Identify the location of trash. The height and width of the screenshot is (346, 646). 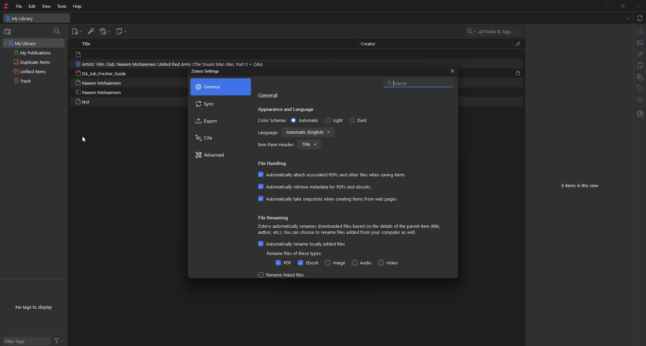
(33, 81).